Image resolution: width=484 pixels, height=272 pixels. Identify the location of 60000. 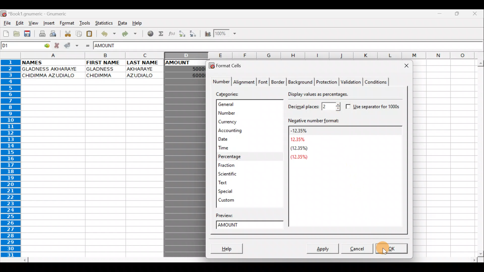
(195, 75).